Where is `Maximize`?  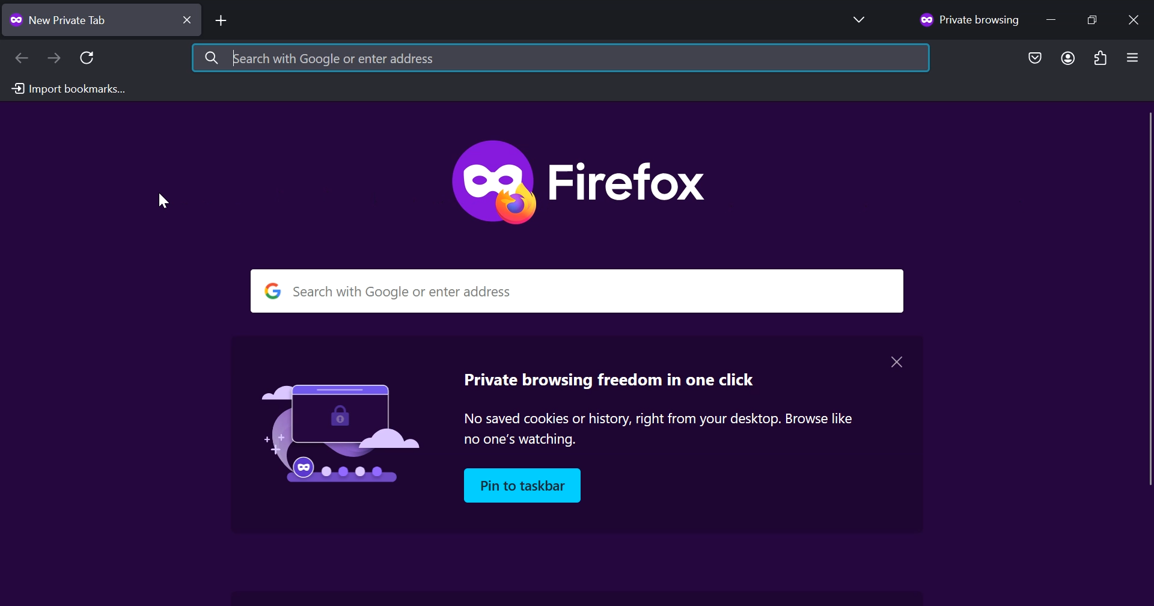
Maximize is located at coordinates (1091, 20).